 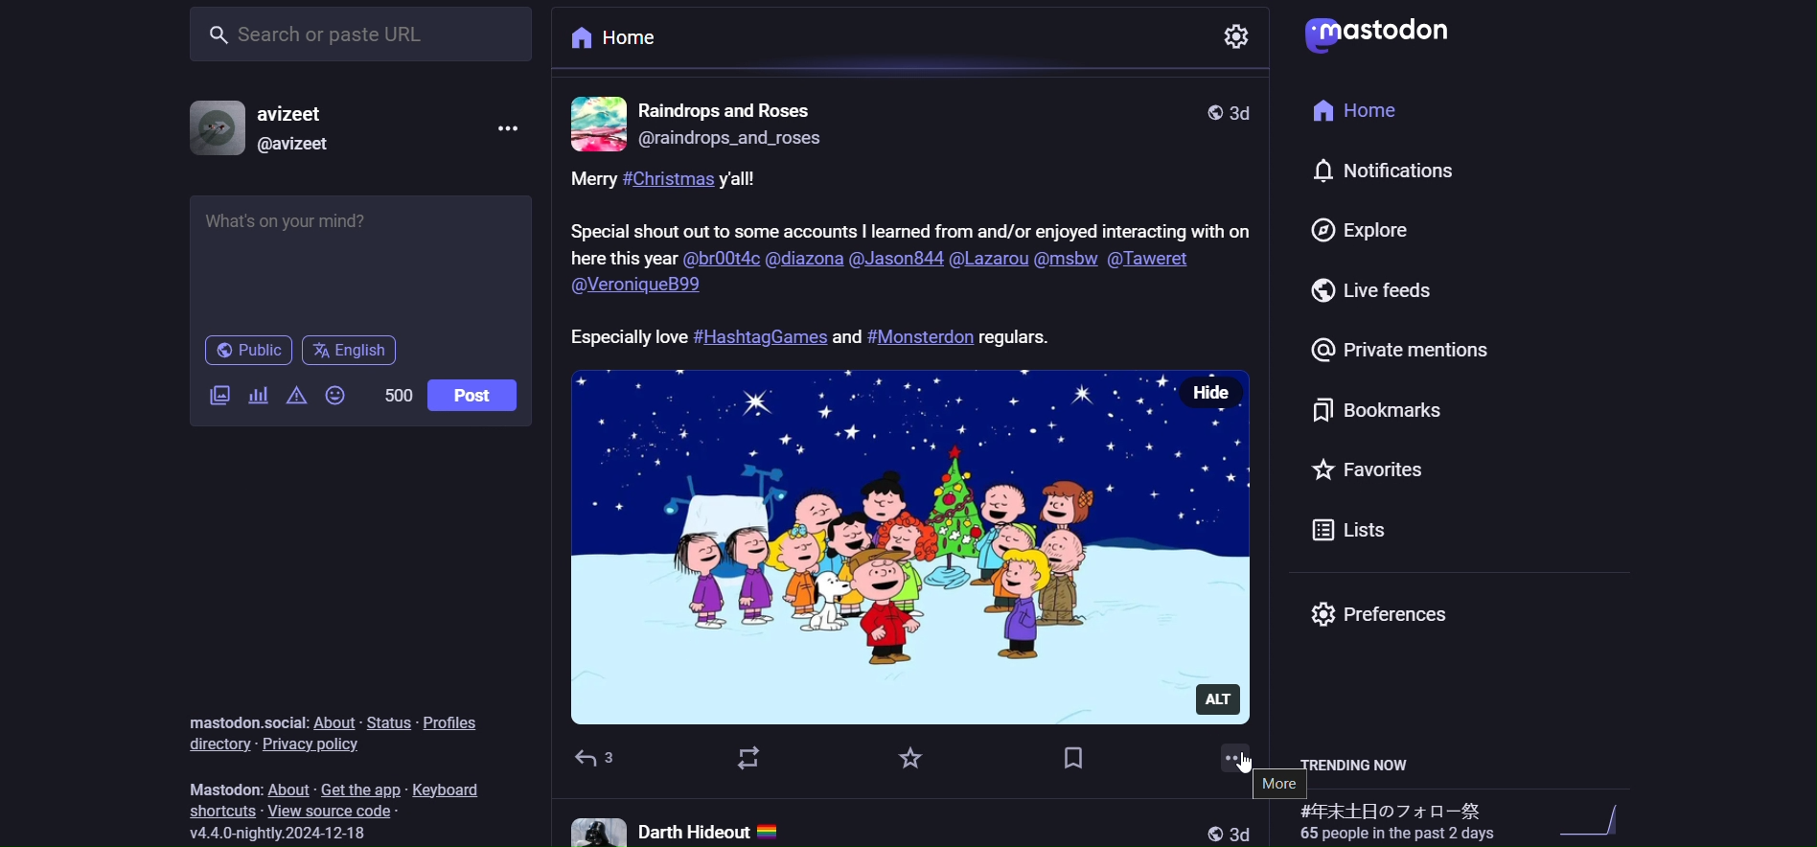 I want to click on private mention, so click(x=1390, y=348).